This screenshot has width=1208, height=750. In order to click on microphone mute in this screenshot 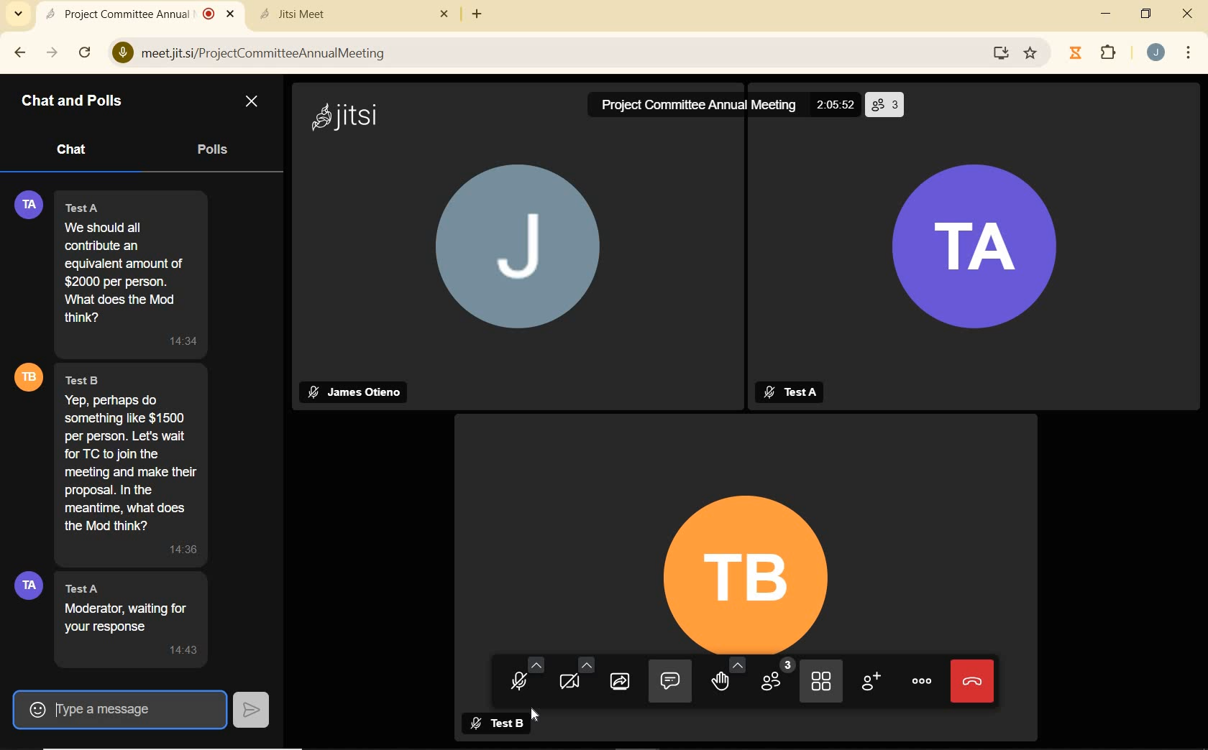, I will do `click(525, 675)`.